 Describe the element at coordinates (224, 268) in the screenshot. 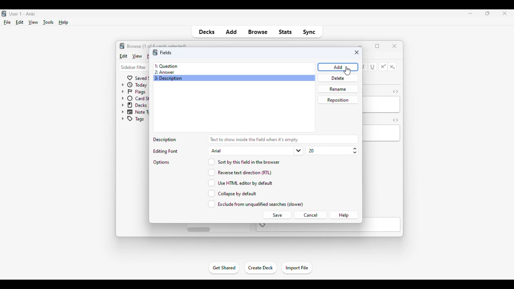

I see `get shared` at that location.